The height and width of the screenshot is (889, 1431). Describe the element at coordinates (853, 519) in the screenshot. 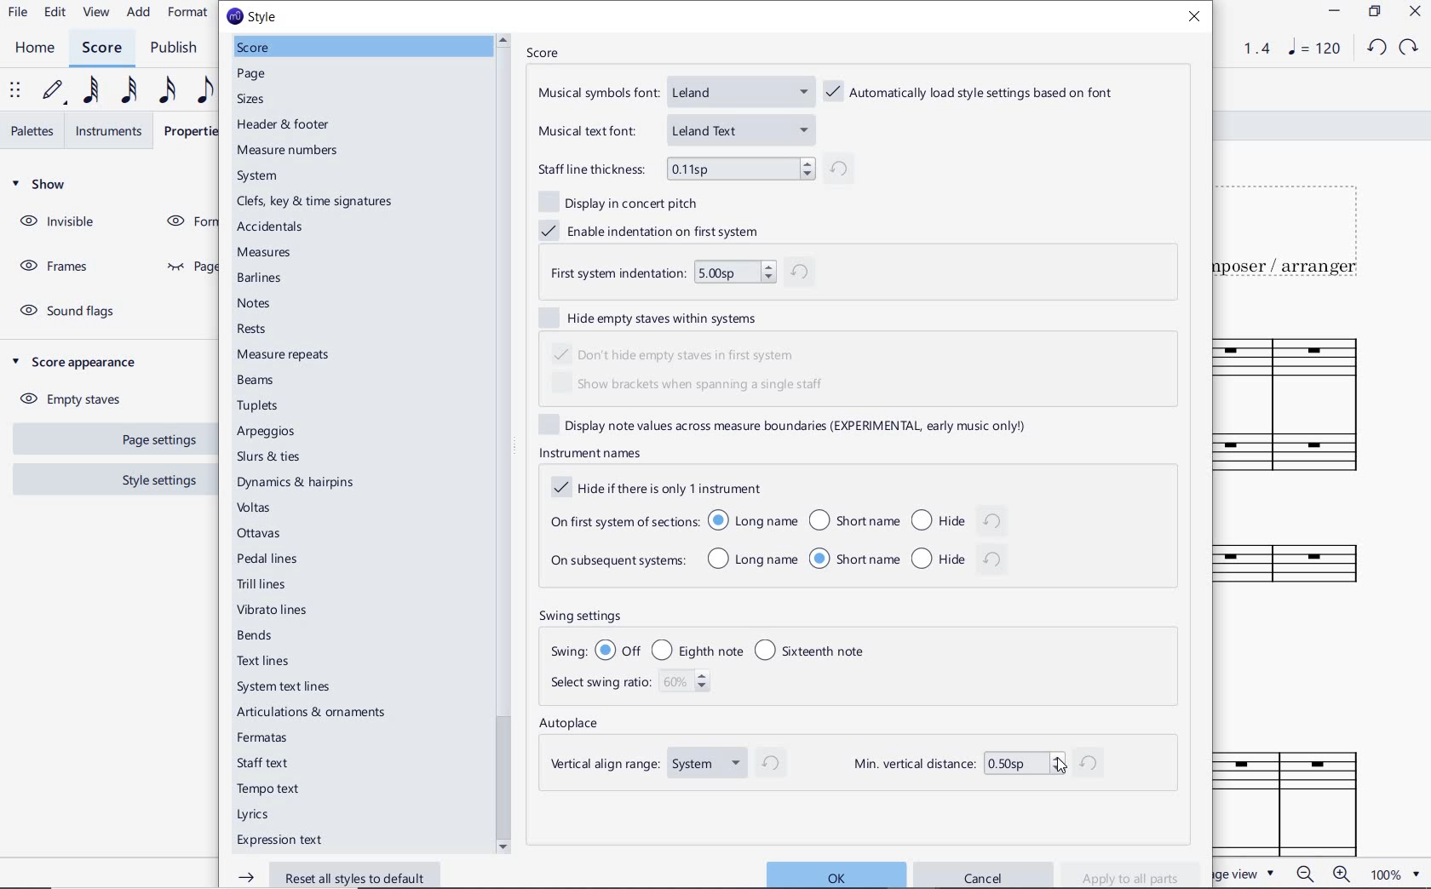

I see `short name` at that location.